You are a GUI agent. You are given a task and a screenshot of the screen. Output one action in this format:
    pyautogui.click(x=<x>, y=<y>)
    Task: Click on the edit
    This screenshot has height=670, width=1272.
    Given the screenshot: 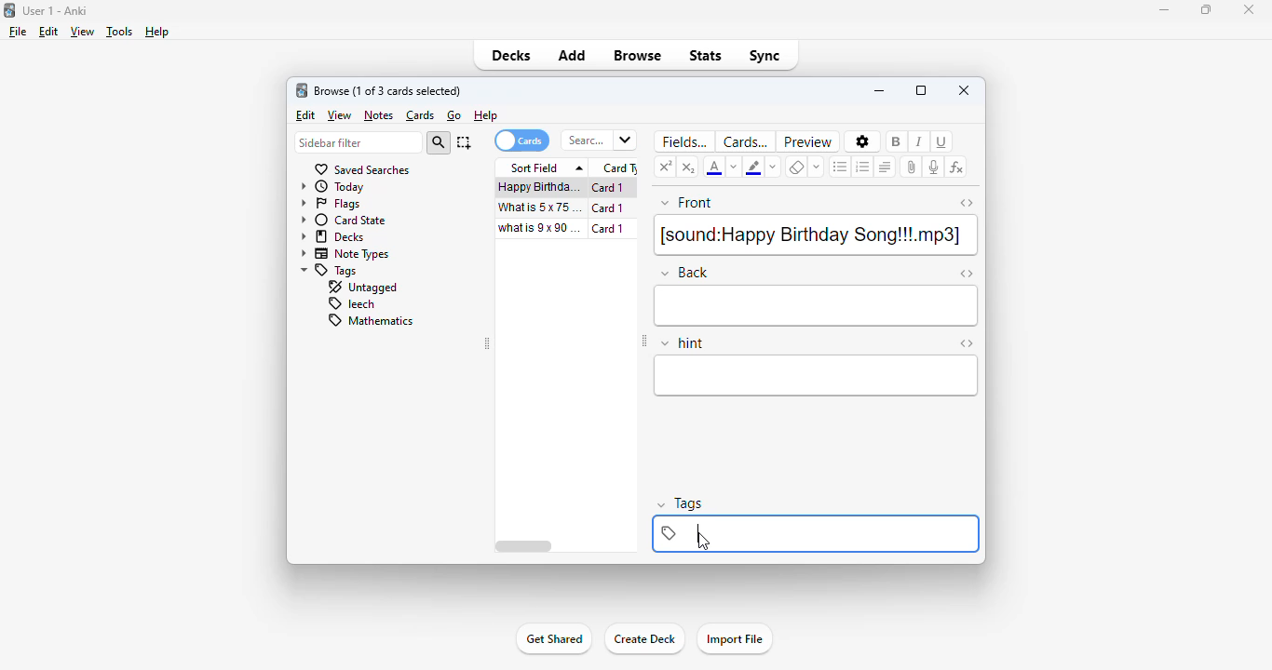 What is the action you would take?
    pyautogui.click(x=305, y=116)
    